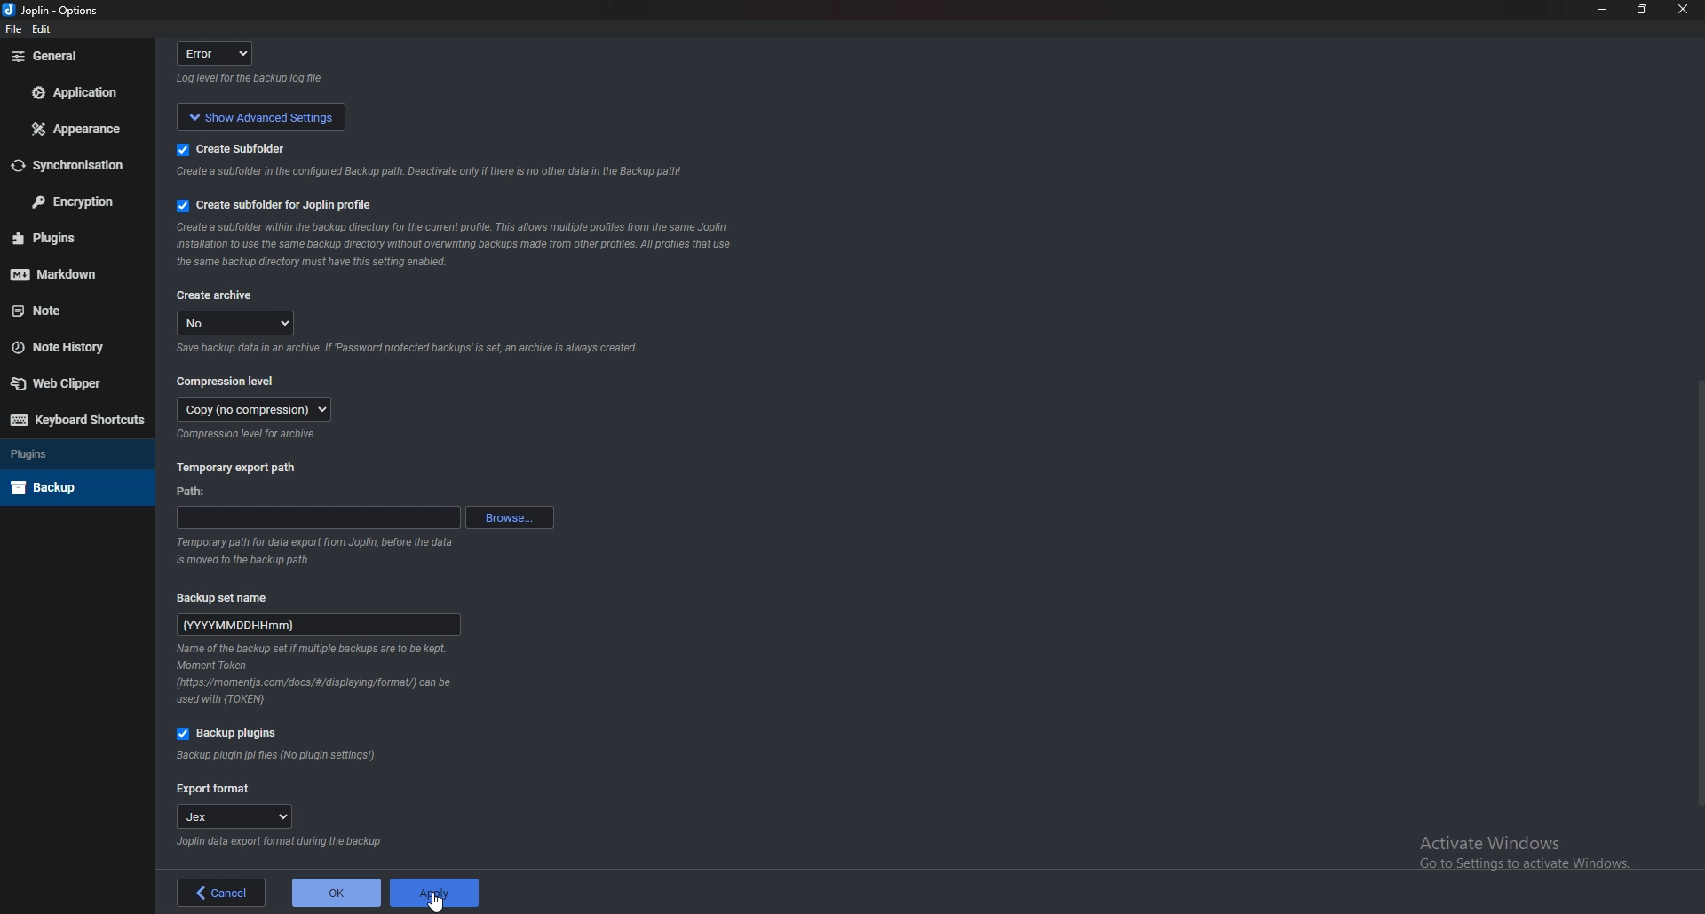 This screenshot has height=914, width=1705. What do you see at coordinates (229, 380) in the screenshot?
I see `Compression level` at bounding box center [229, 380].